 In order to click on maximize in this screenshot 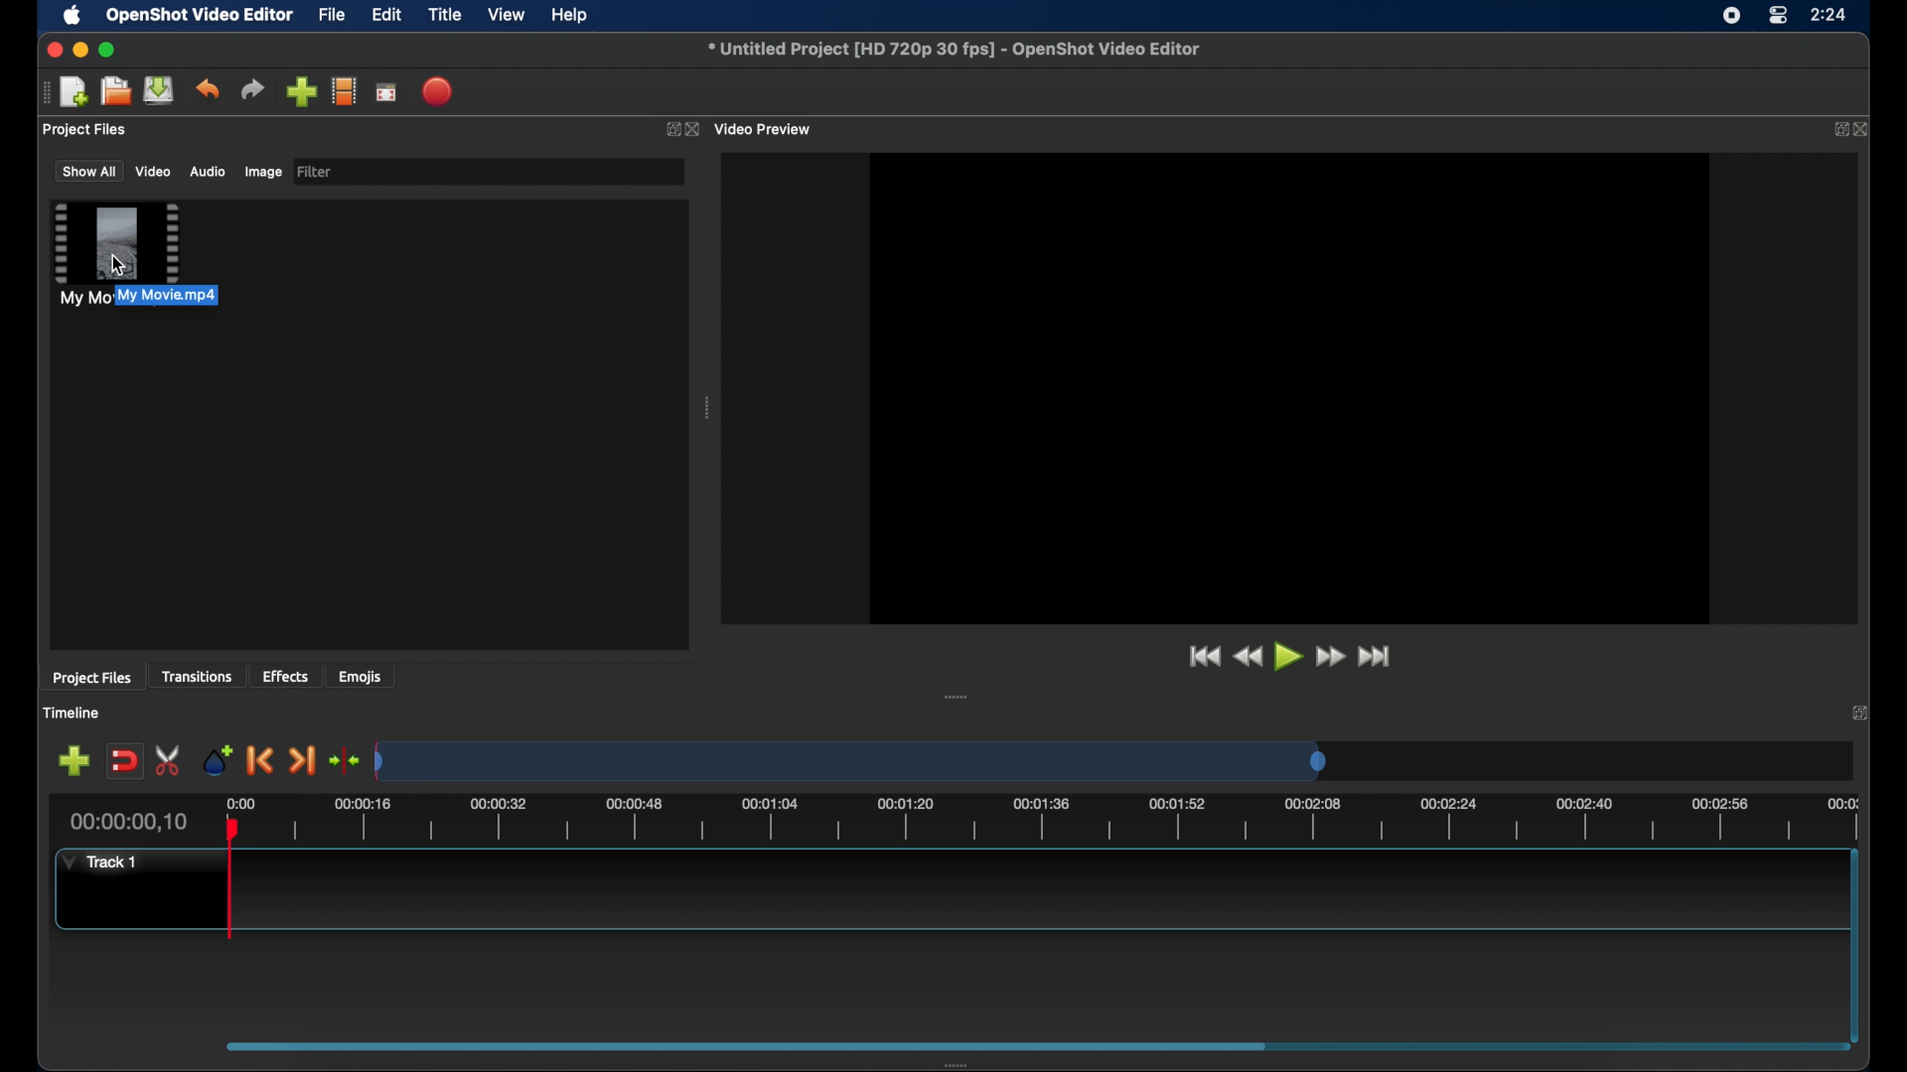, I will do `click(109, 50)`.